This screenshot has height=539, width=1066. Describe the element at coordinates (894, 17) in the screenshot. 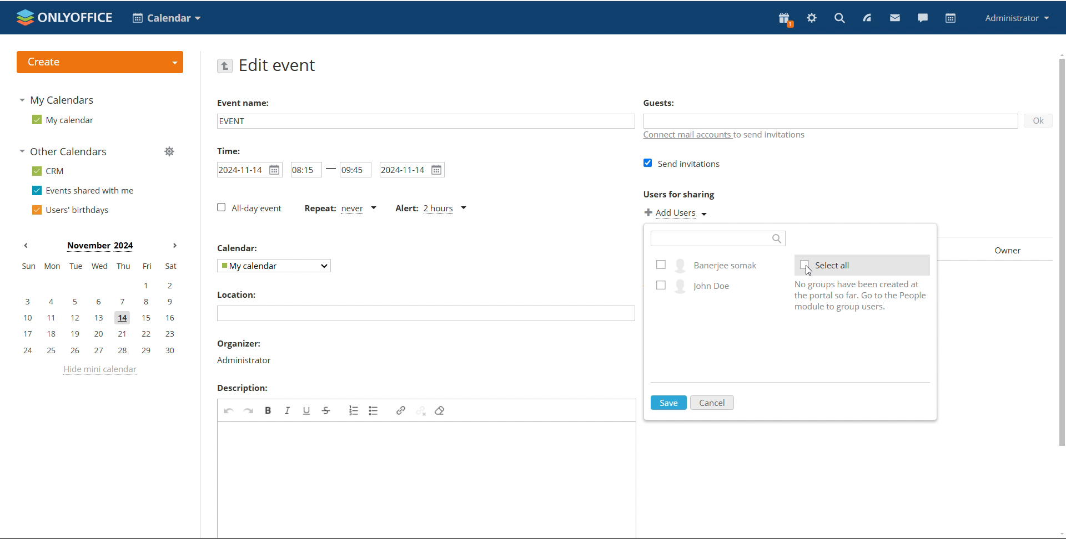

I see `mail` at that location.